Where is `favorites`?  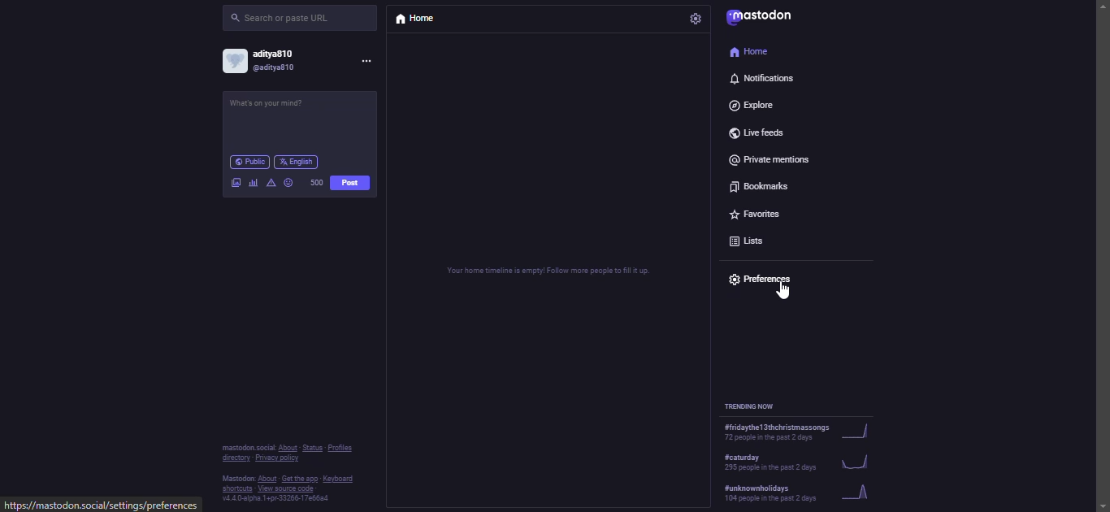 favorites is located at coordinates (757, 211).